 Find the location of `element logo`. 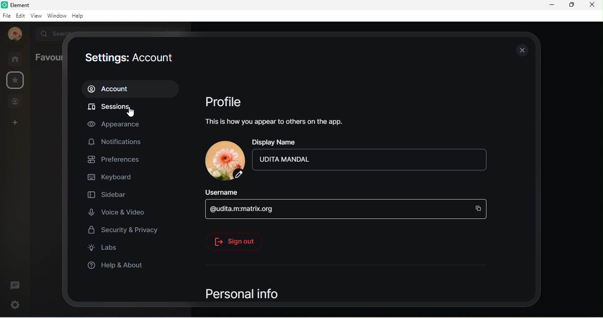

element logo is located at coordinates (4, 5).